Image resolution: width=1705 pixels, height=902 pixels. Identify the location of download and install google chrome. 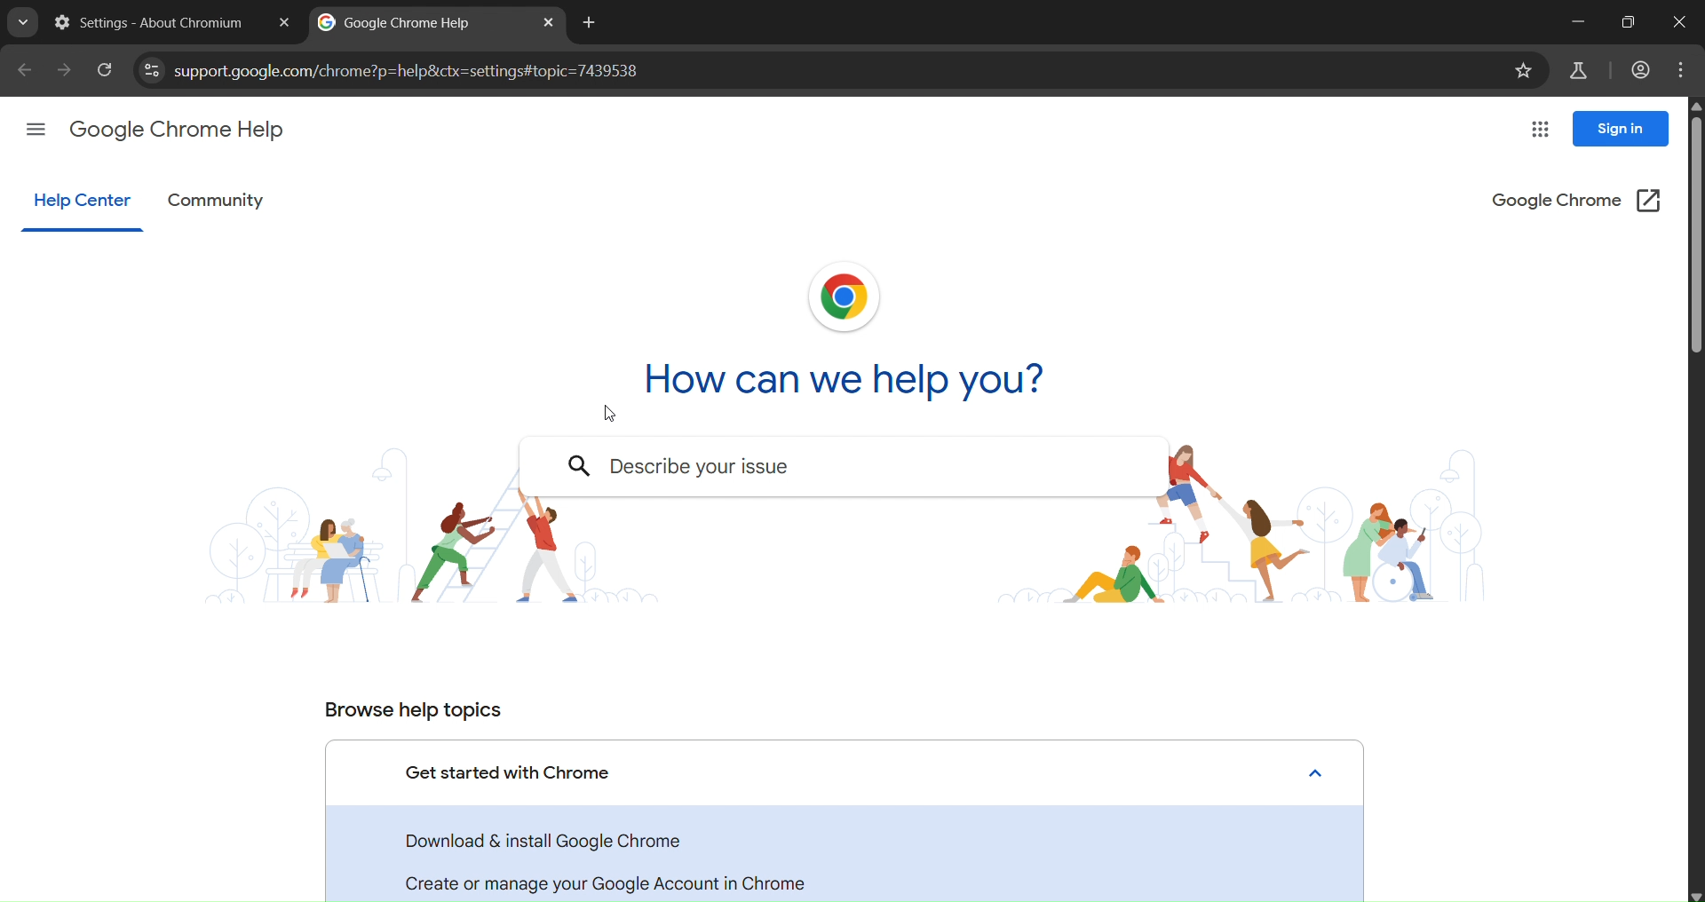
(558, 840).